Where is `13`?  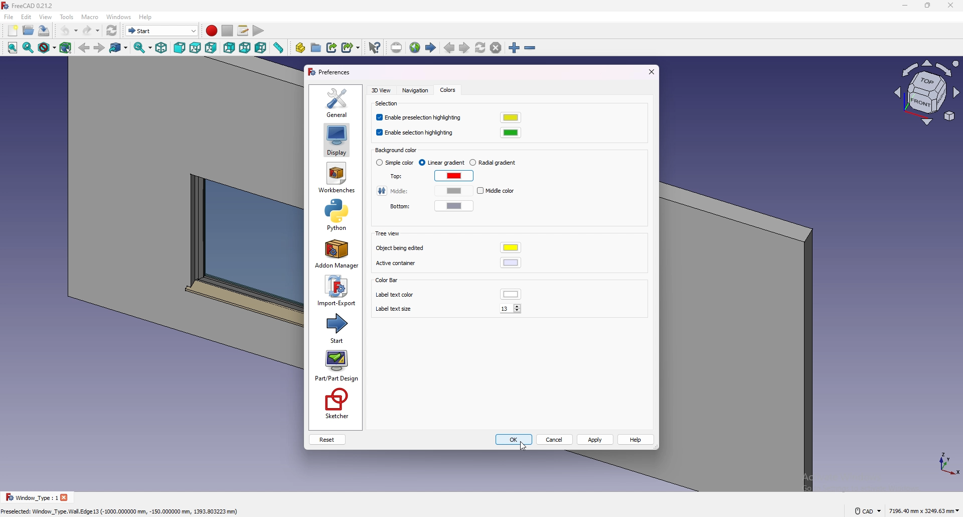
13 is located at coordinates (512, 308).